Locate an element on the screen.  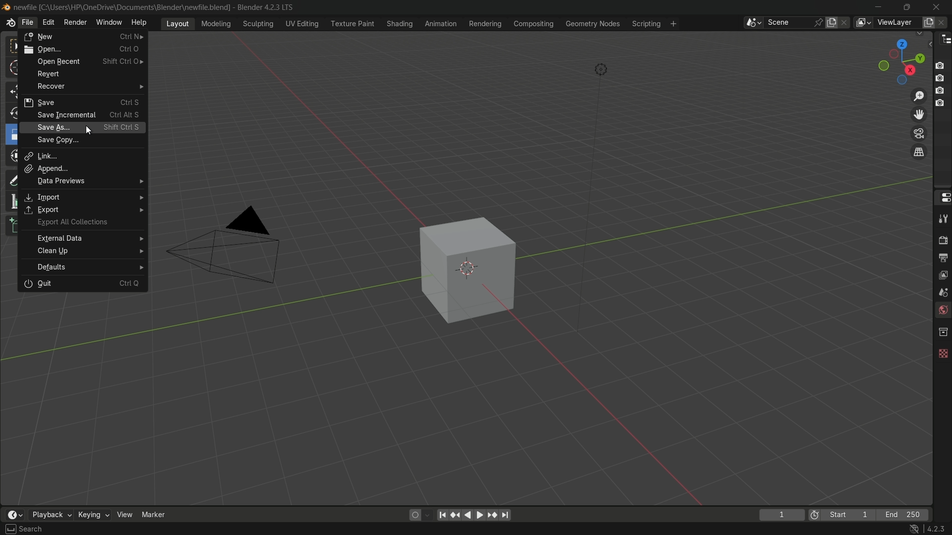
output is located at coordinates (943, 257).